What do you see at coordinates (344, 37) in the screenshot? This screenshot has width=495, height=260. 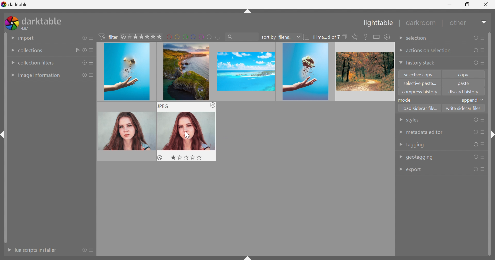 I see `collapse grouped images` at bounding box center [344, 37].